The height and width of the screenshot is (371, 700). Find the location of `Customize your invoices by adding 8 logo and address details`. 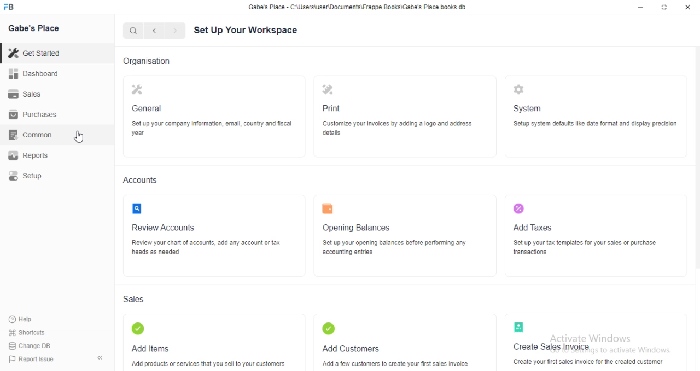

Customize your invoices by adding 8 logo and address details is located at coordinates (398, 129).